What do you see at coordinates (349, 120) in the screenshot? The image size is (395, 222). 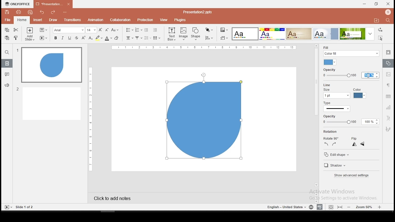 I see `opacity` at bounding box center [349, 120].